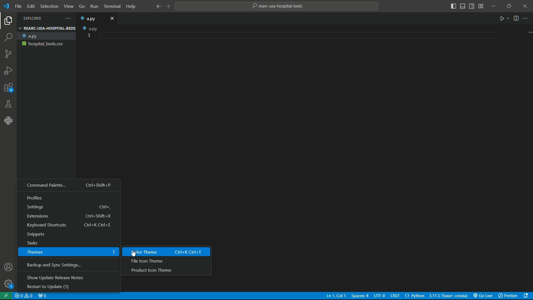  What do you see at coordinates (8, 284) in the screenshot?
I see `settings` at bounding box center [8, 284].